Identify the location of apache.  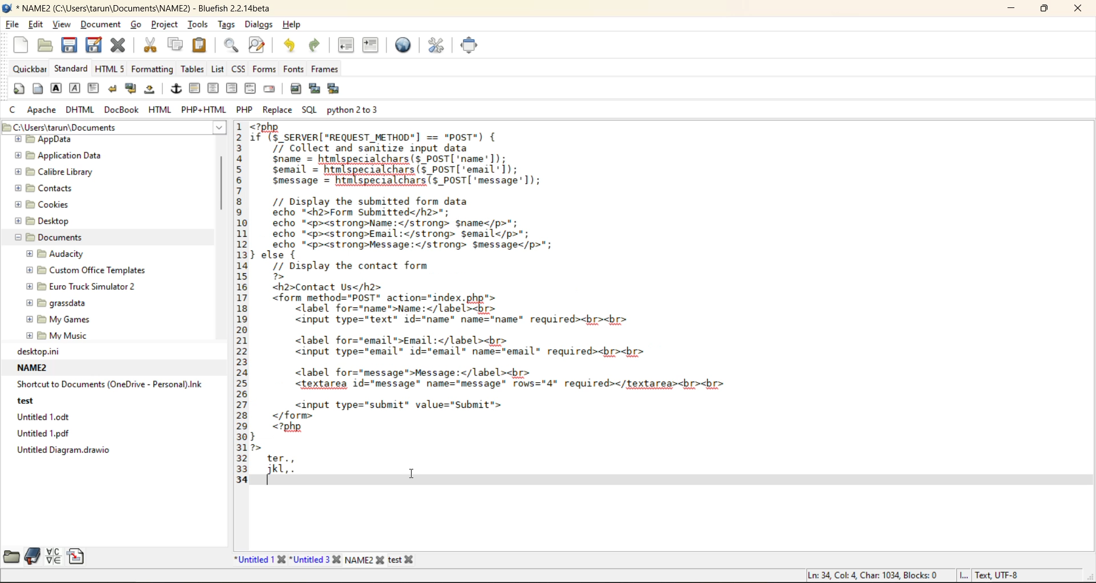
(44, 110).